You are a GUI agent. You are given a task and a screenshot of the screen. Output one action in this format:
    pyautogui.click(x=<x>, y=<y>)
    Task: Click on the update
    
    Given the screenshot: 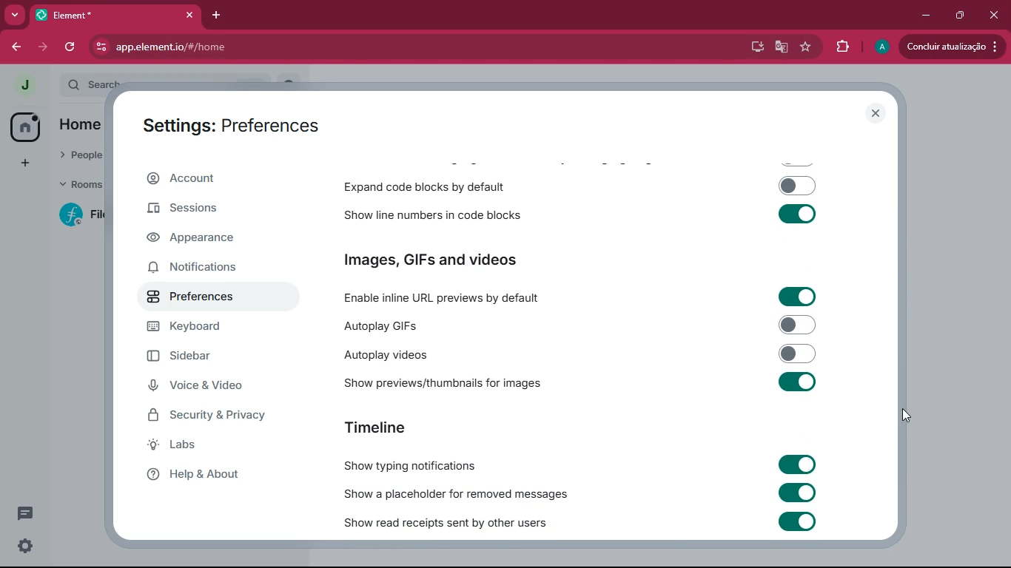 What is the action you would take?
    pyautogui.click(x=952, y=45)
    